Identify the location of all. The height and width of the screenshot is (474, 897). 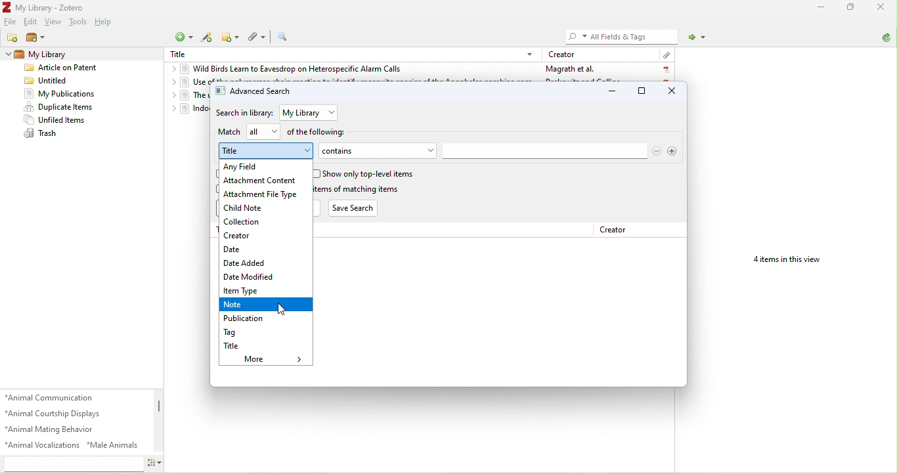
(256, 131).